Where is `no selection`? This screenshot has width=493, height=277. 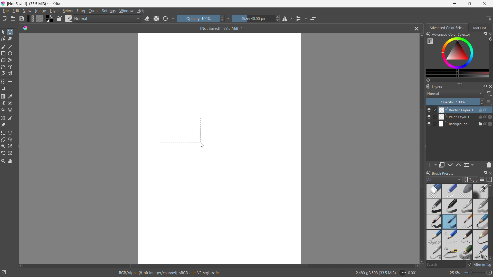
no selection is located at coordinates (6, 271).